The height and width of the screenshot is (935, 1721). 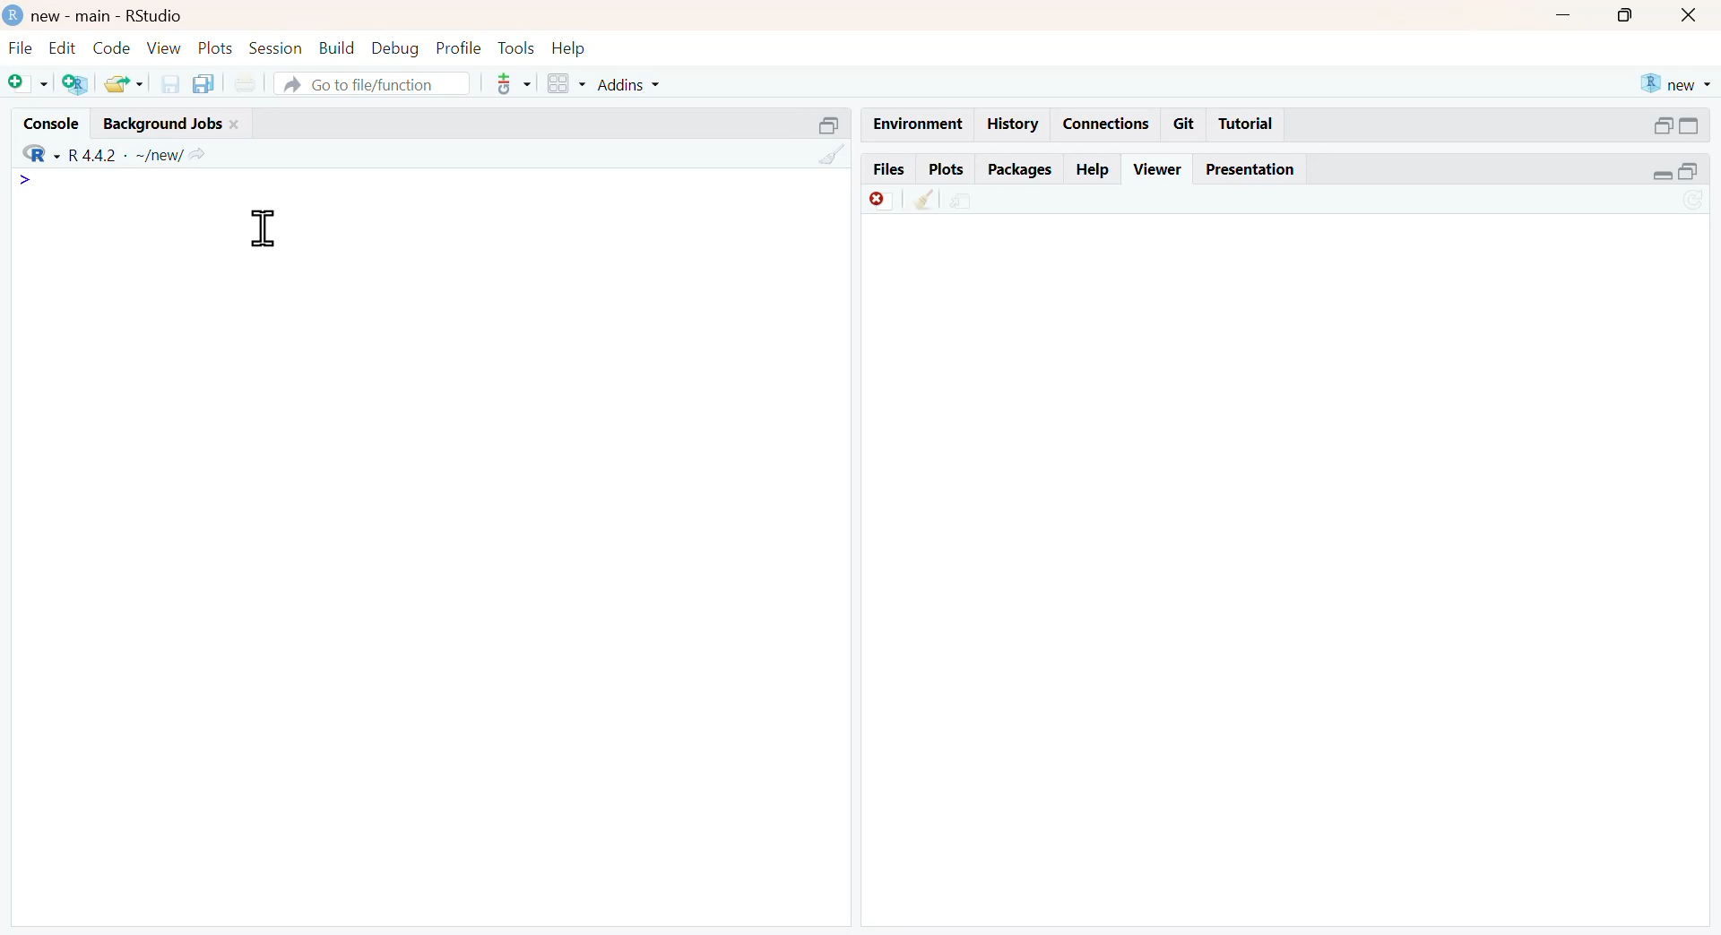 What do you see at coordinates (569, 49) in the screenshot?
I see `help` at bounding box center [569, 49].